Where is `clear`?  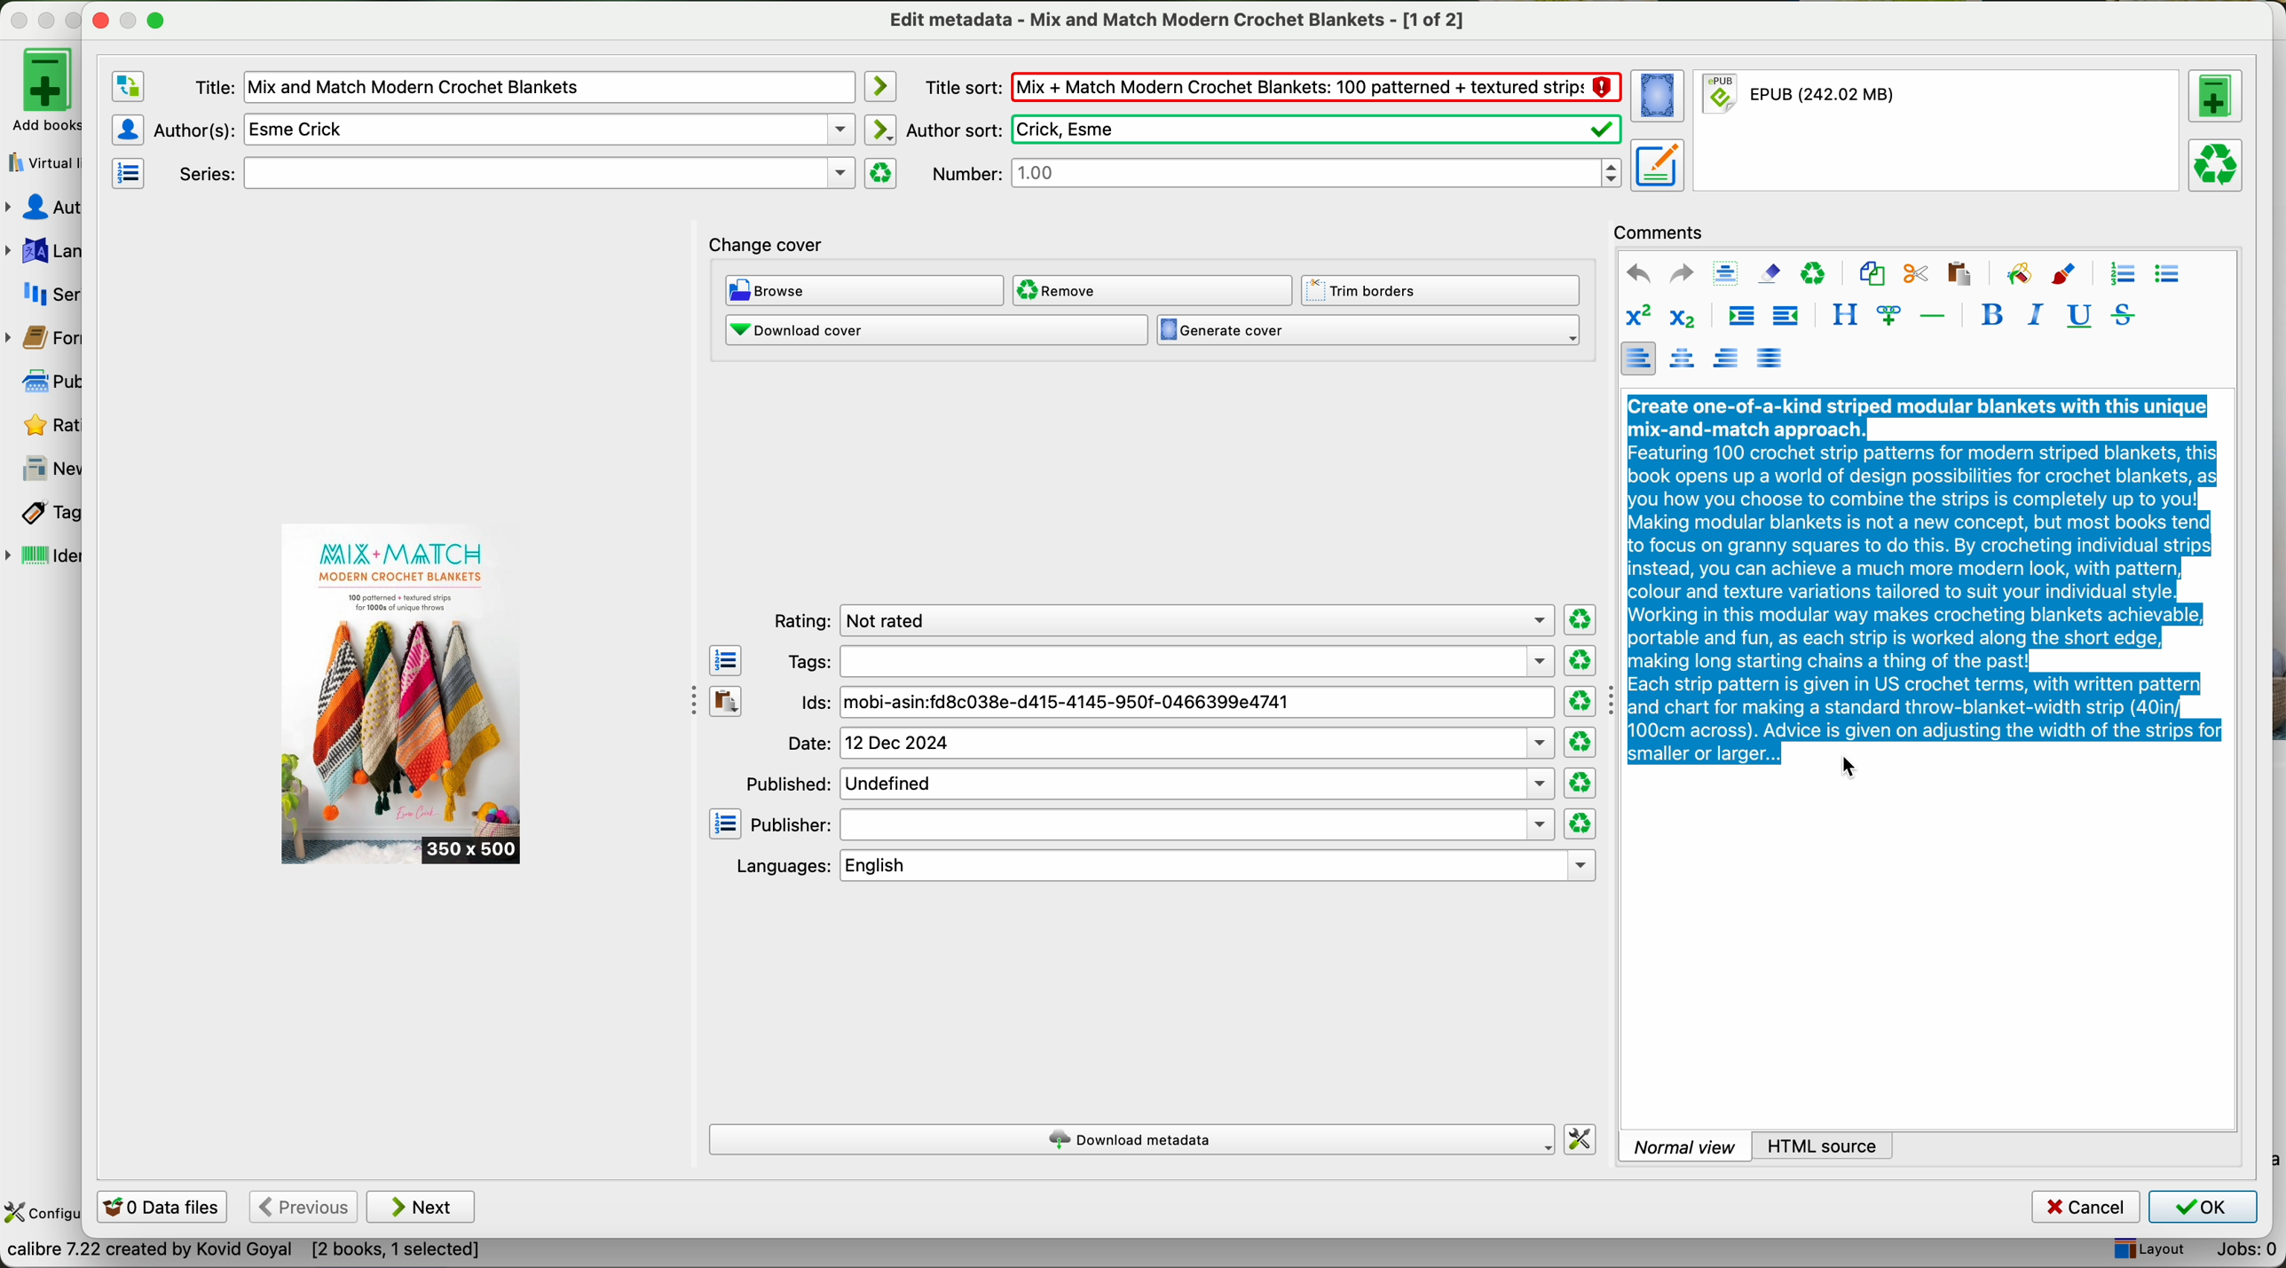
clear is located at coordinates (1814, 274).